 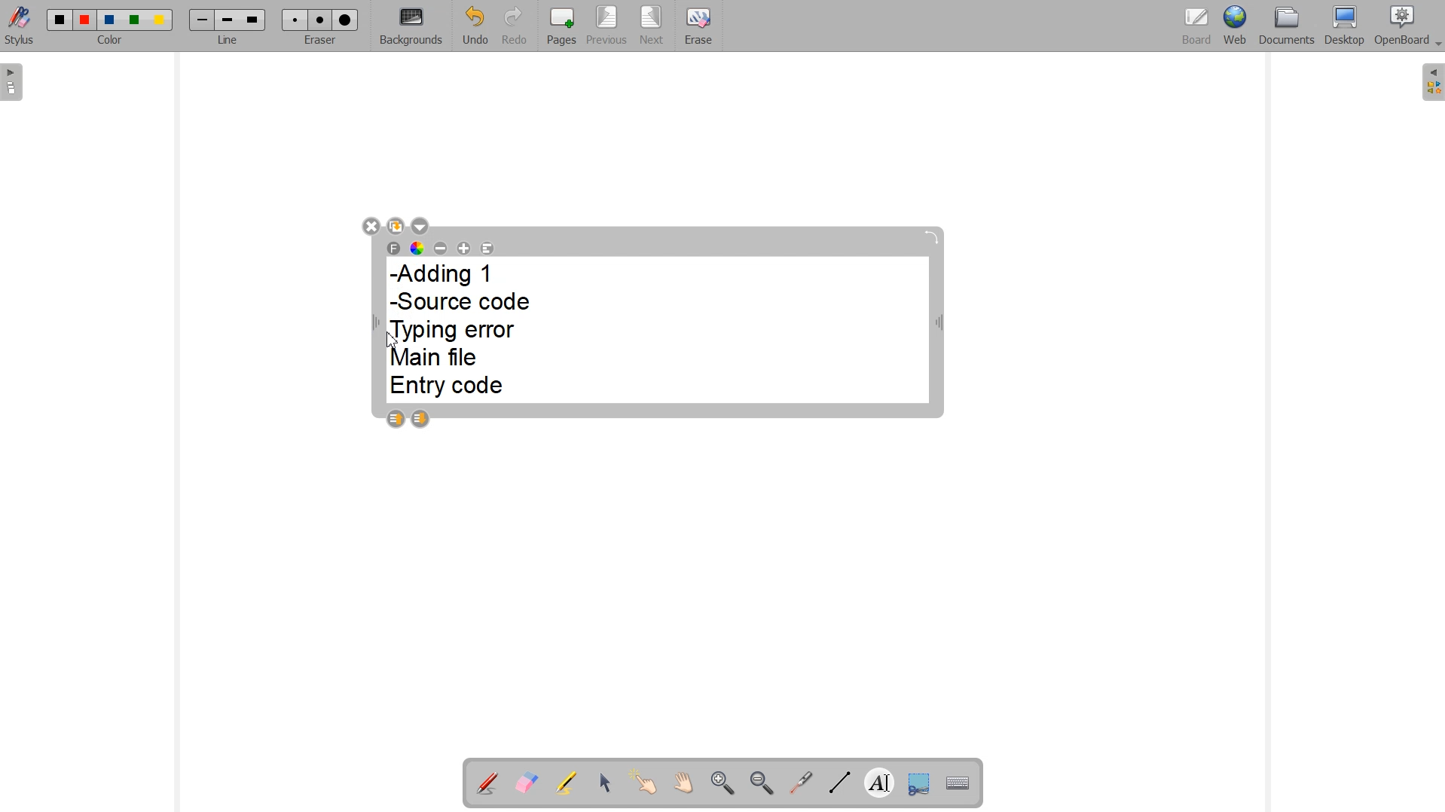 What do you see at coordinates (160, 20) in the screenshot?
I see `Color 5` at bounding box center [160, 20].